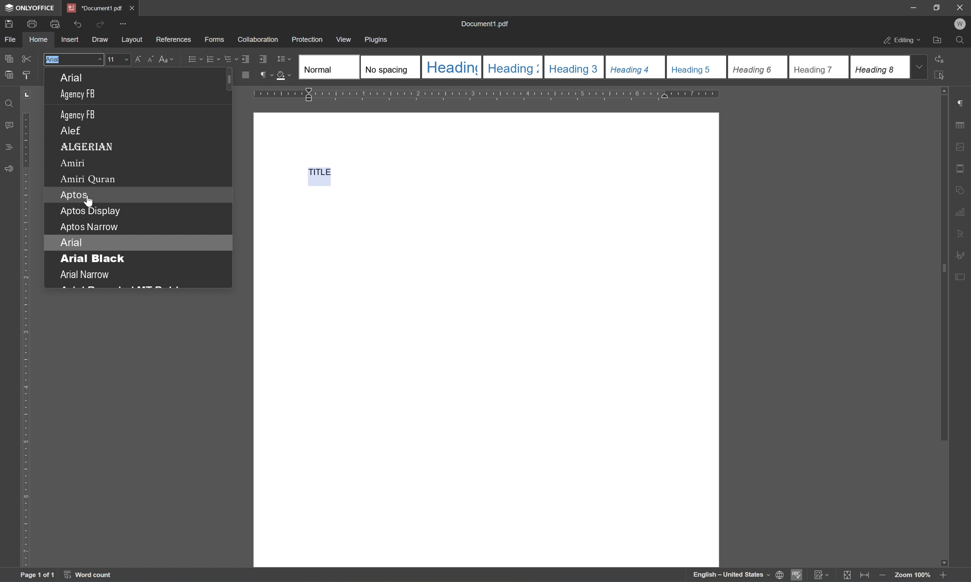 Image resolution: width=971 pixels, height=582 pixels. What do you see at coordinates (74, 78) in the screenshot?
I see `ARIAL` at bounding box center [74, 78].